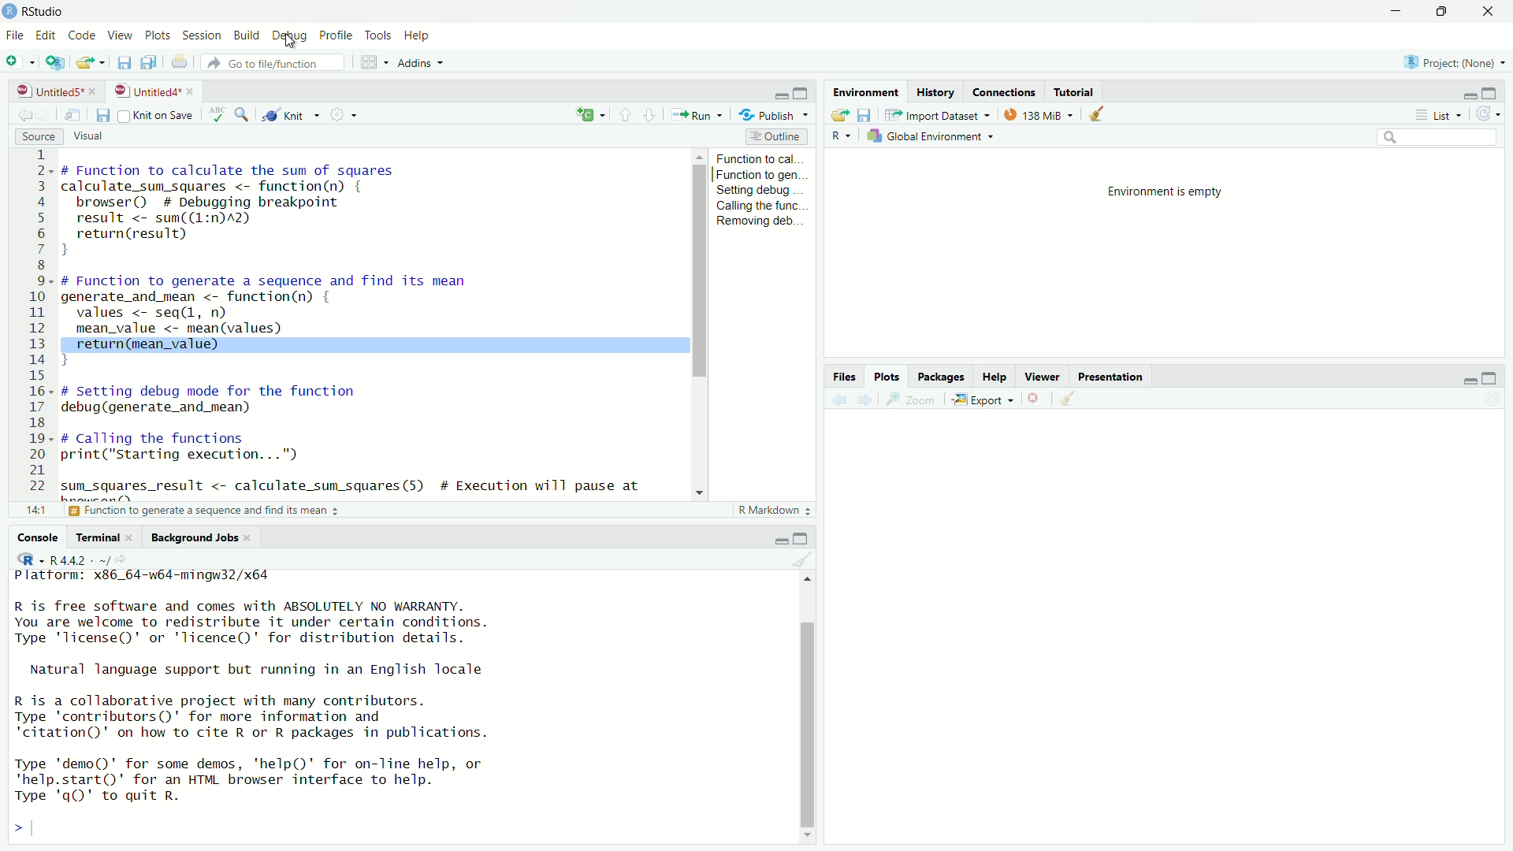 Image resolution: width=1513 pixels, height=851 pixels. What do you see at coordinates (1398, 10) in the screenshot?
I see `minimize` at bounding box center [1398, 10].